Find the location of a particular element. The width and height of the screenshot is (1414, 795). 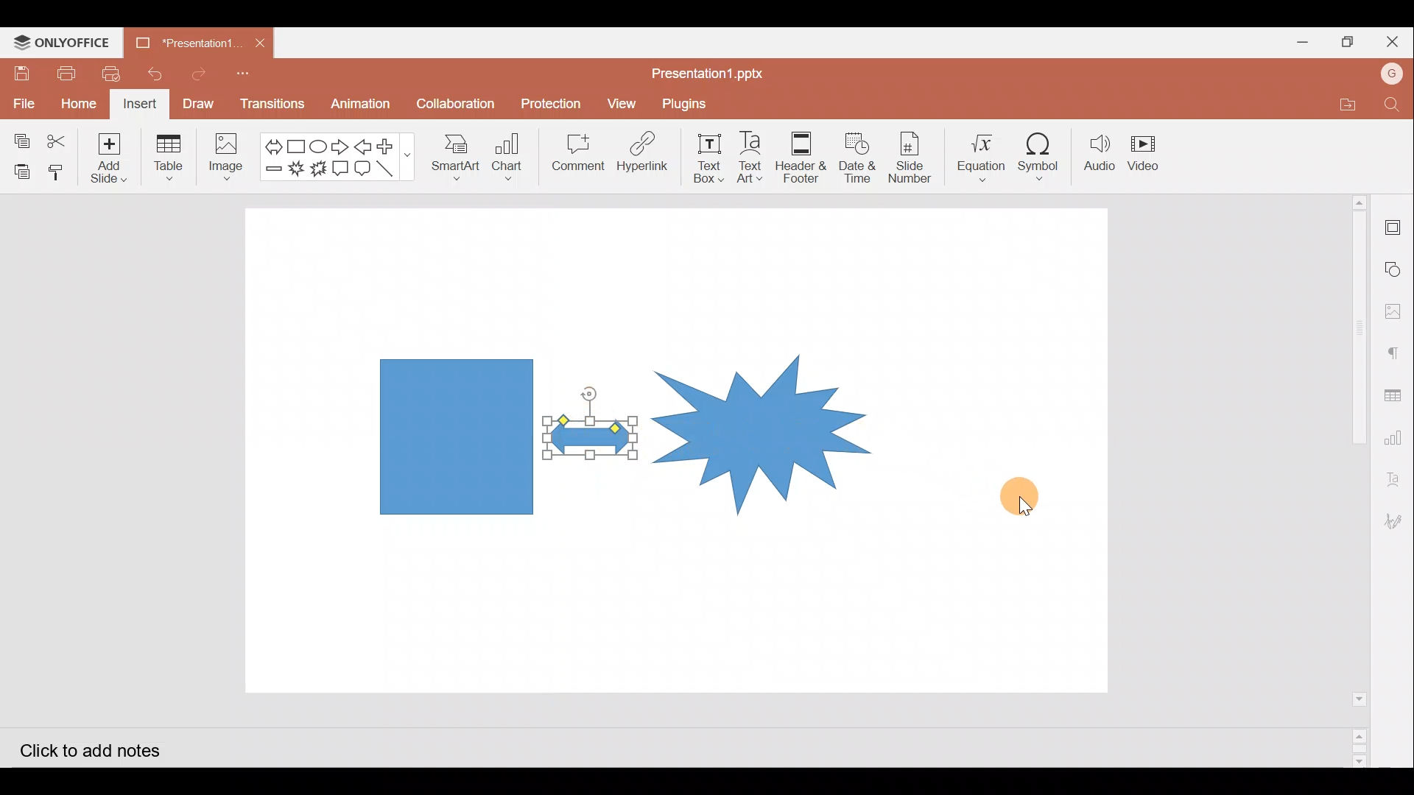

Close is located at coordinates (1390, 40).